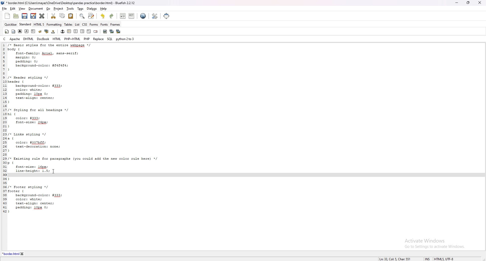  I want to click on INS, so click(423, 257).